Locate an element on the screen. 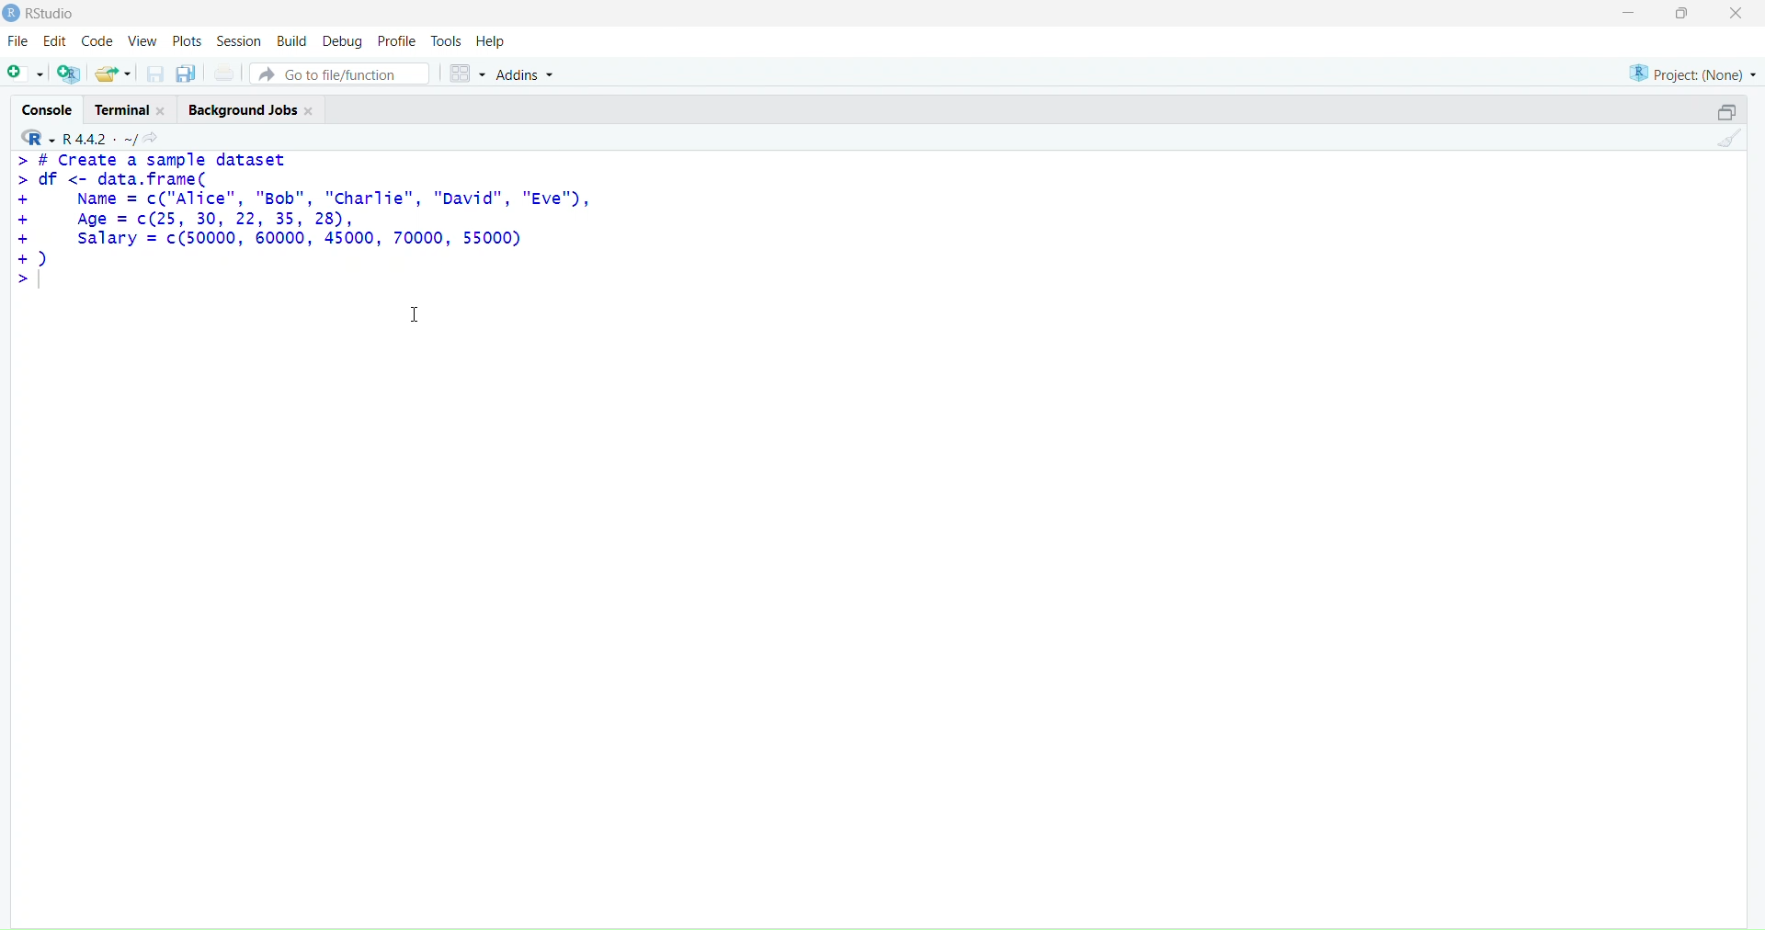 The height and width of the screenshot is (930, 1765). background jobs is located at coordinates (253, 109).